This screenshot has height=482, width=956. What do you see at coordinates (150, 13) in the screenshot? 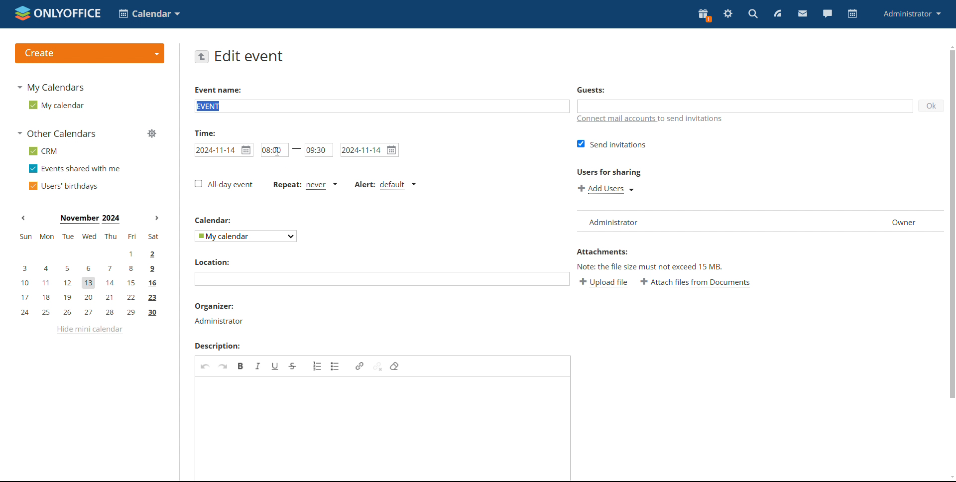
I see `select application` at bounding box center [150, 13].